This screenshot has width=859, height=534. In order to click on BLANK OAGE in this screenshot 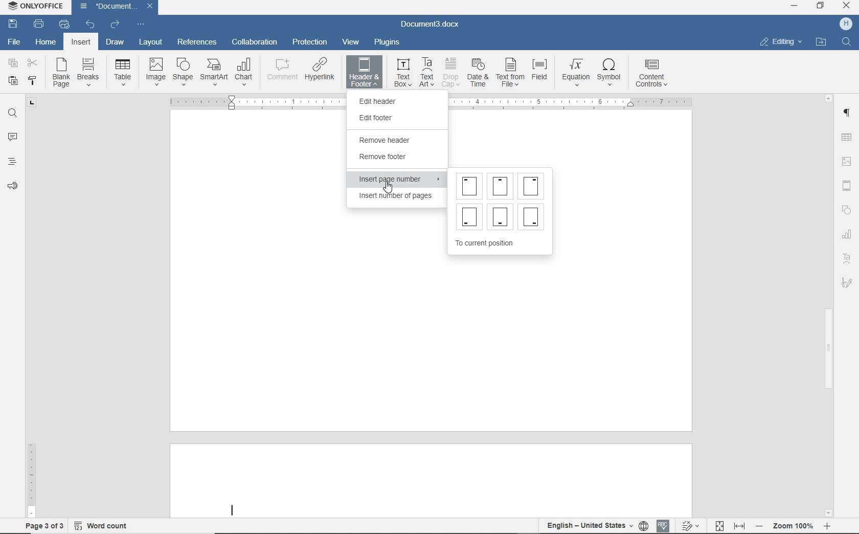, I will do `click(60, 73)`.